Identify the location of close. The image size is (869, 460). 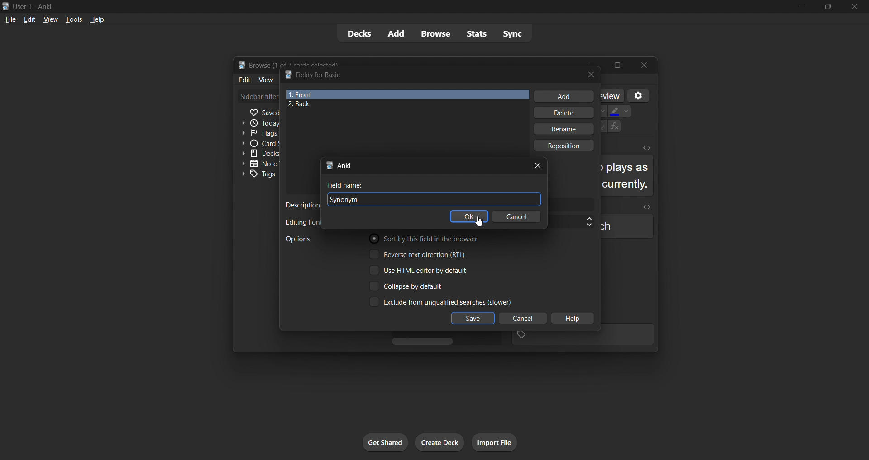
(541, 164).